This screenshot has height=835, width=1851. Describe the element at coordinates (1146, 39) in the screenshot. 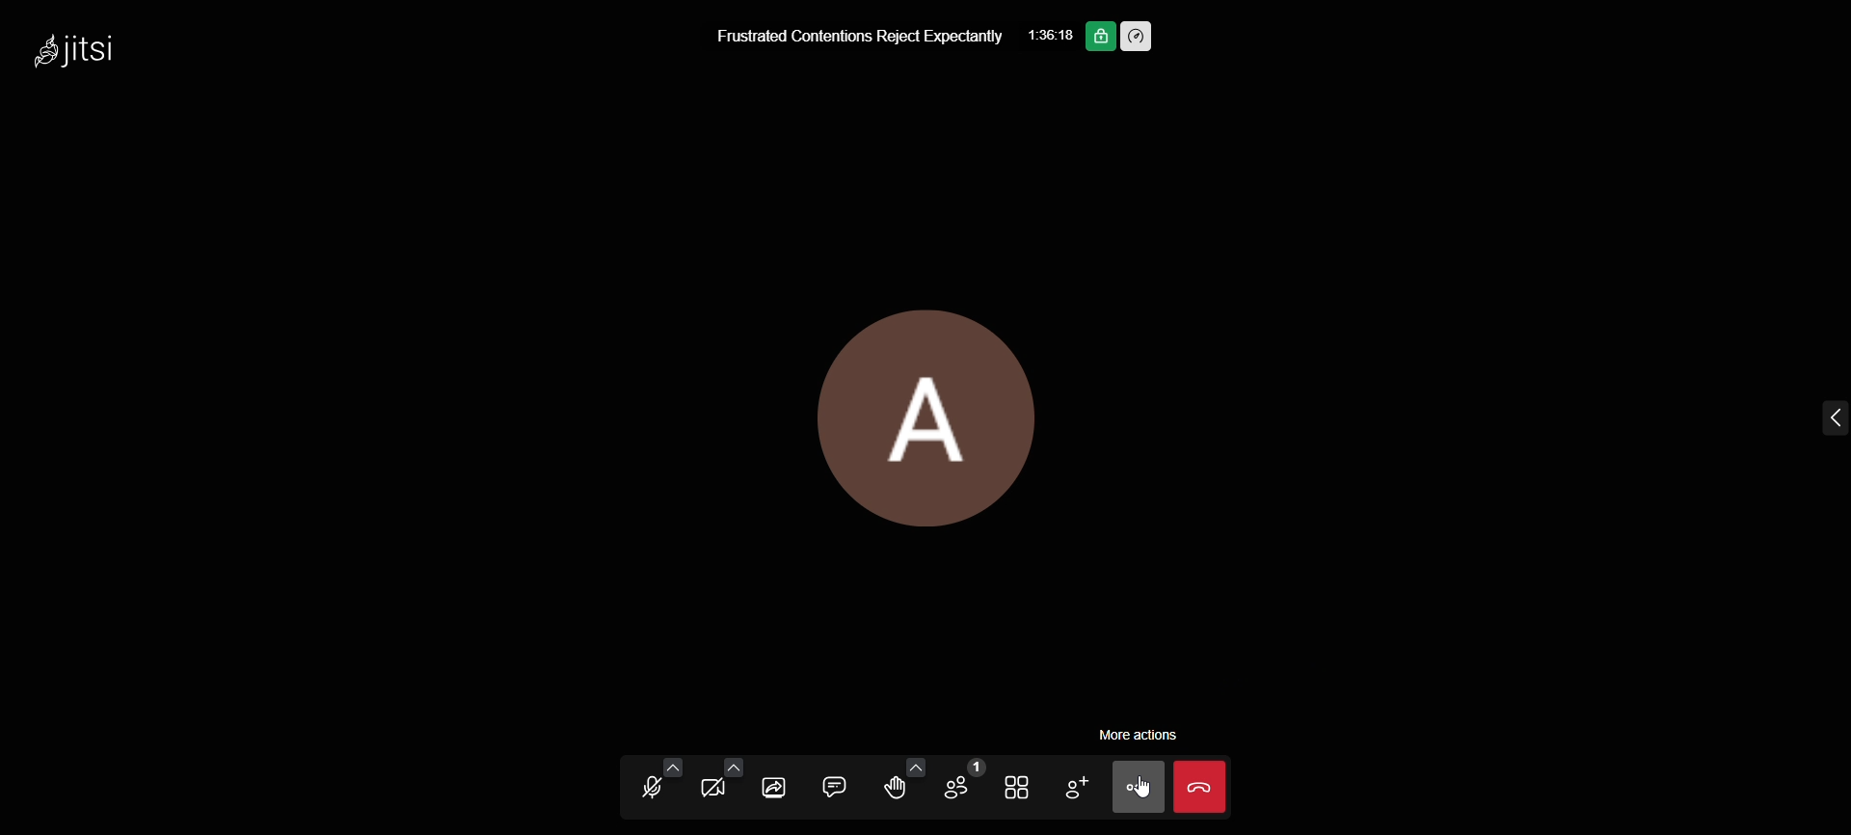

I see `performance setting` at that location.